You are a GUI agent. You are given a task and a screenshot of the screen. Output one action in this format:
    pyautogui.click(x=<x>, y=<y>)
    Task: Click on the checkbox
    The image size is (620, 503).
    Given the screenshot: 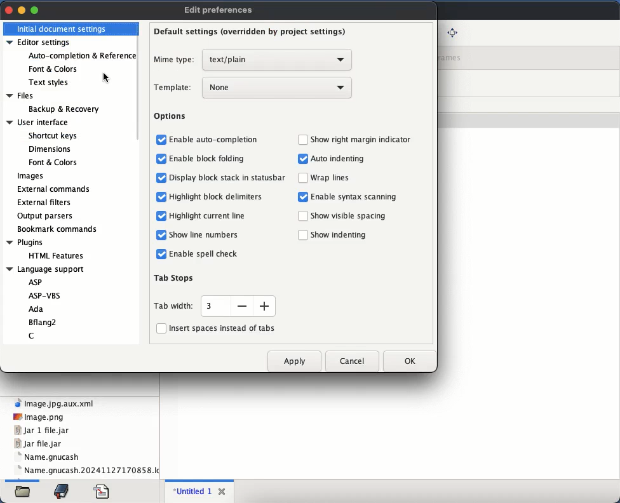 What is the action you would take?
    pyautogui.click(x=161, y=139)
    